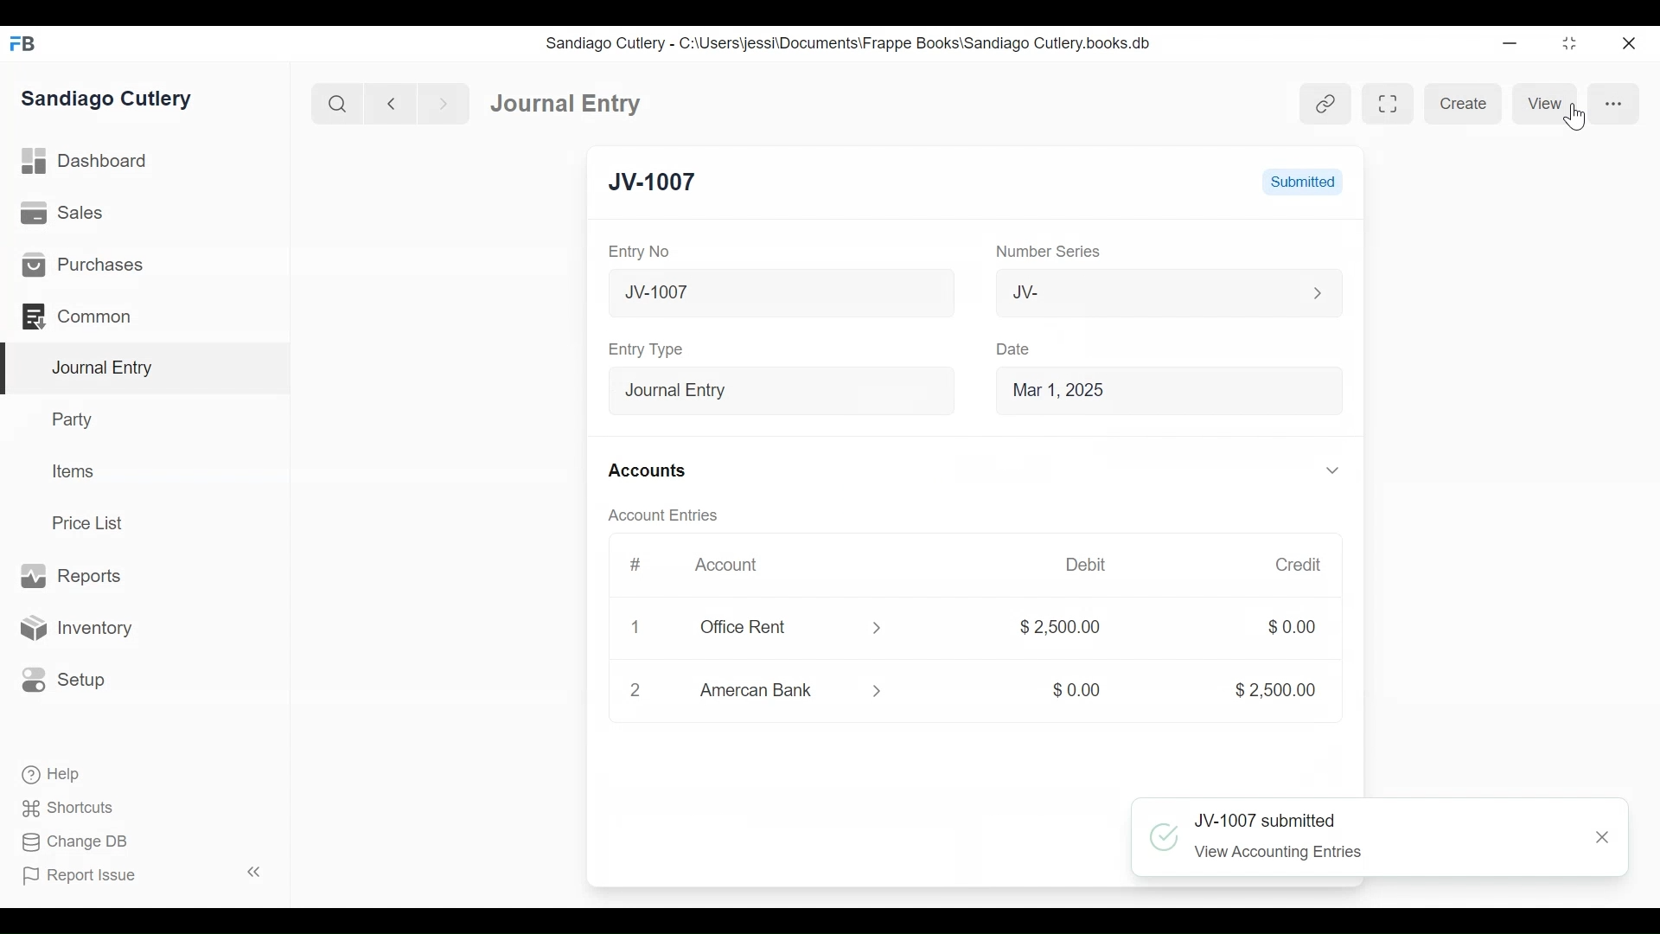 The image size is (1660, 934). I want to click on Account Entries, so click(656, 515).